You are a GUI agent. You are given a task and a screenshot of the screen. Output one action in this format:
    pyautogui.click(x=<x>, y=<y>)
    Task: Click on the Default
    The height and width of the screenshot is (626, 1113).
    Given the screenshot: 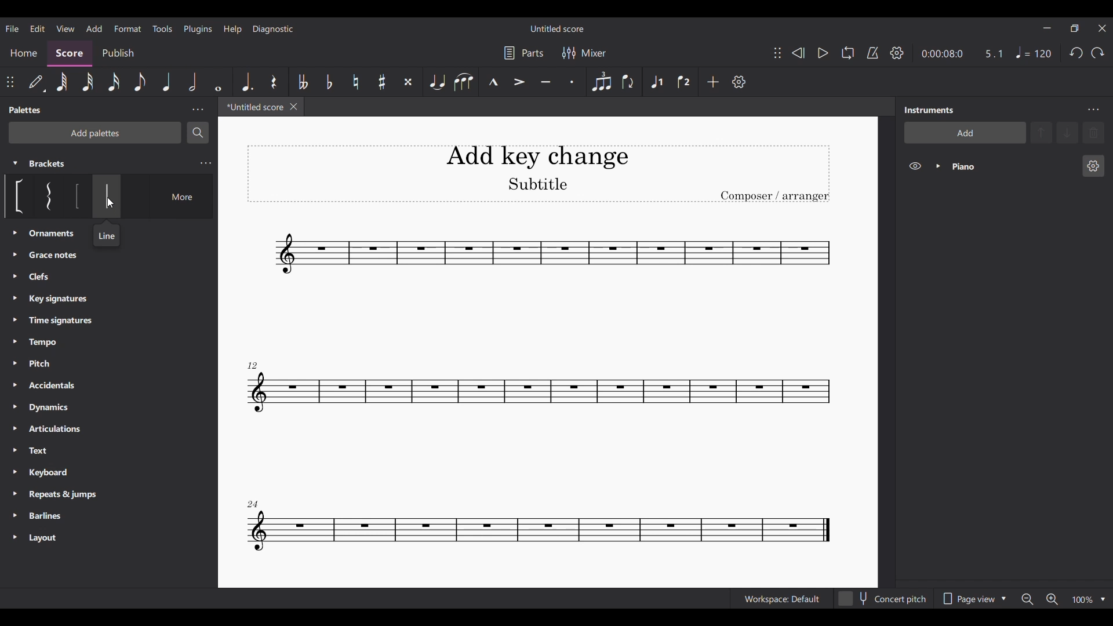 What is the action you would take?
    pyautogui.click(x=37, y=82)
    